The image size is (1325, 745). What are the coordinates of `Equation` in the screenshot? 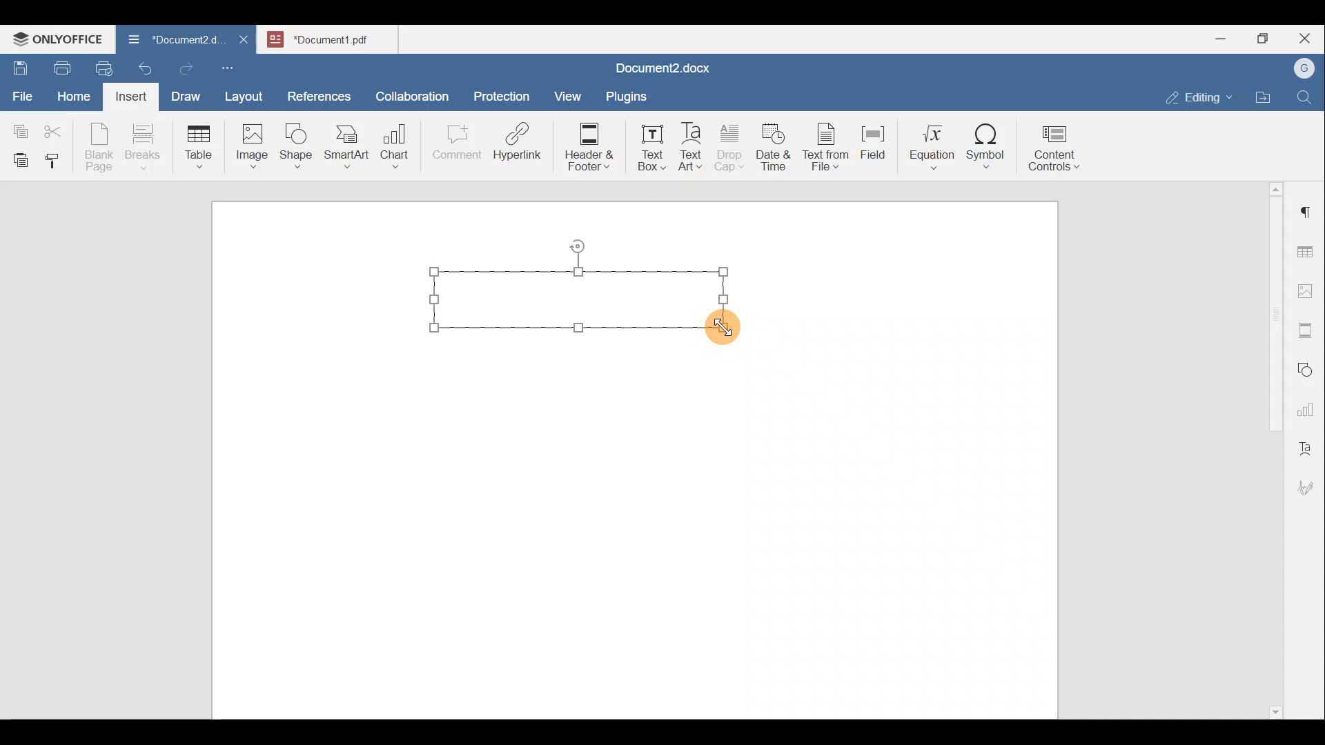 It's located at (935, 146).